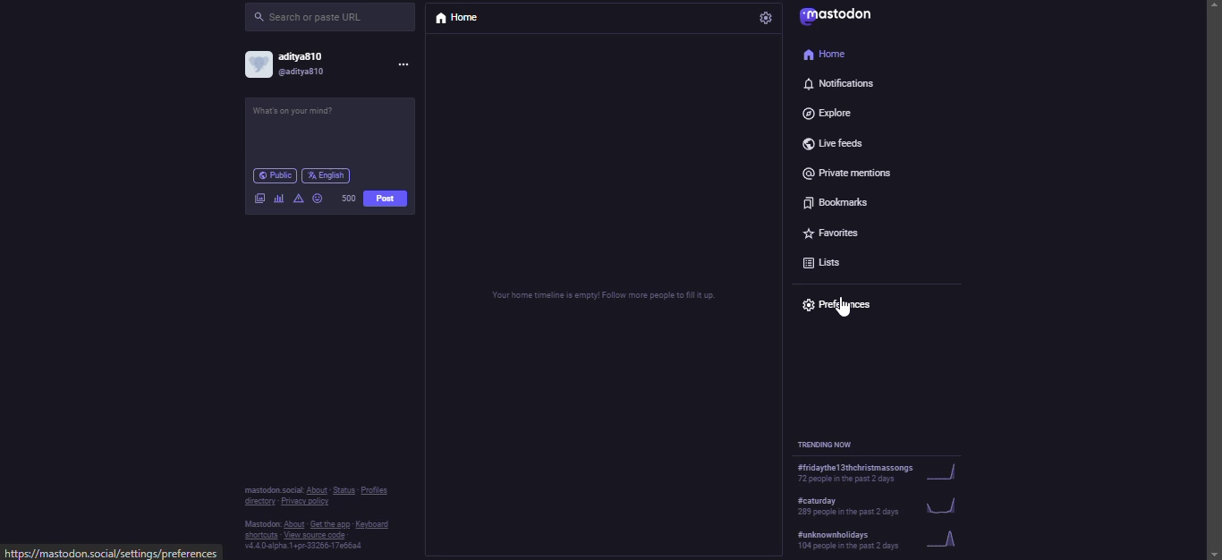 This screenshot has height=560, width=1222. What do you see at coordinates (318, 196) in the screenshot?
I see `emoji` at bounding box center [318, 196].